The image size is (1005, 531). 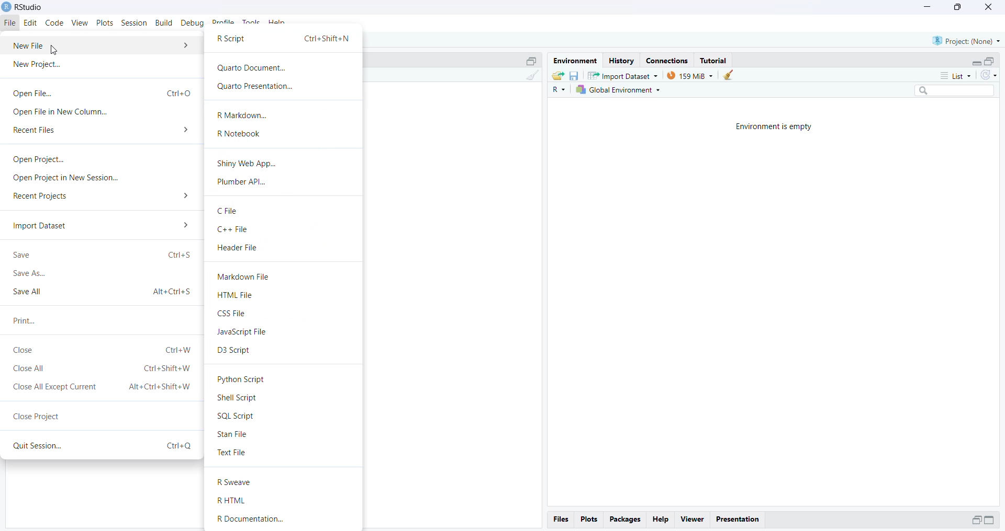 What do you see at coordinates (238, 248) in the screenshot?
I see `Header File` at bounding box center [238, 248].